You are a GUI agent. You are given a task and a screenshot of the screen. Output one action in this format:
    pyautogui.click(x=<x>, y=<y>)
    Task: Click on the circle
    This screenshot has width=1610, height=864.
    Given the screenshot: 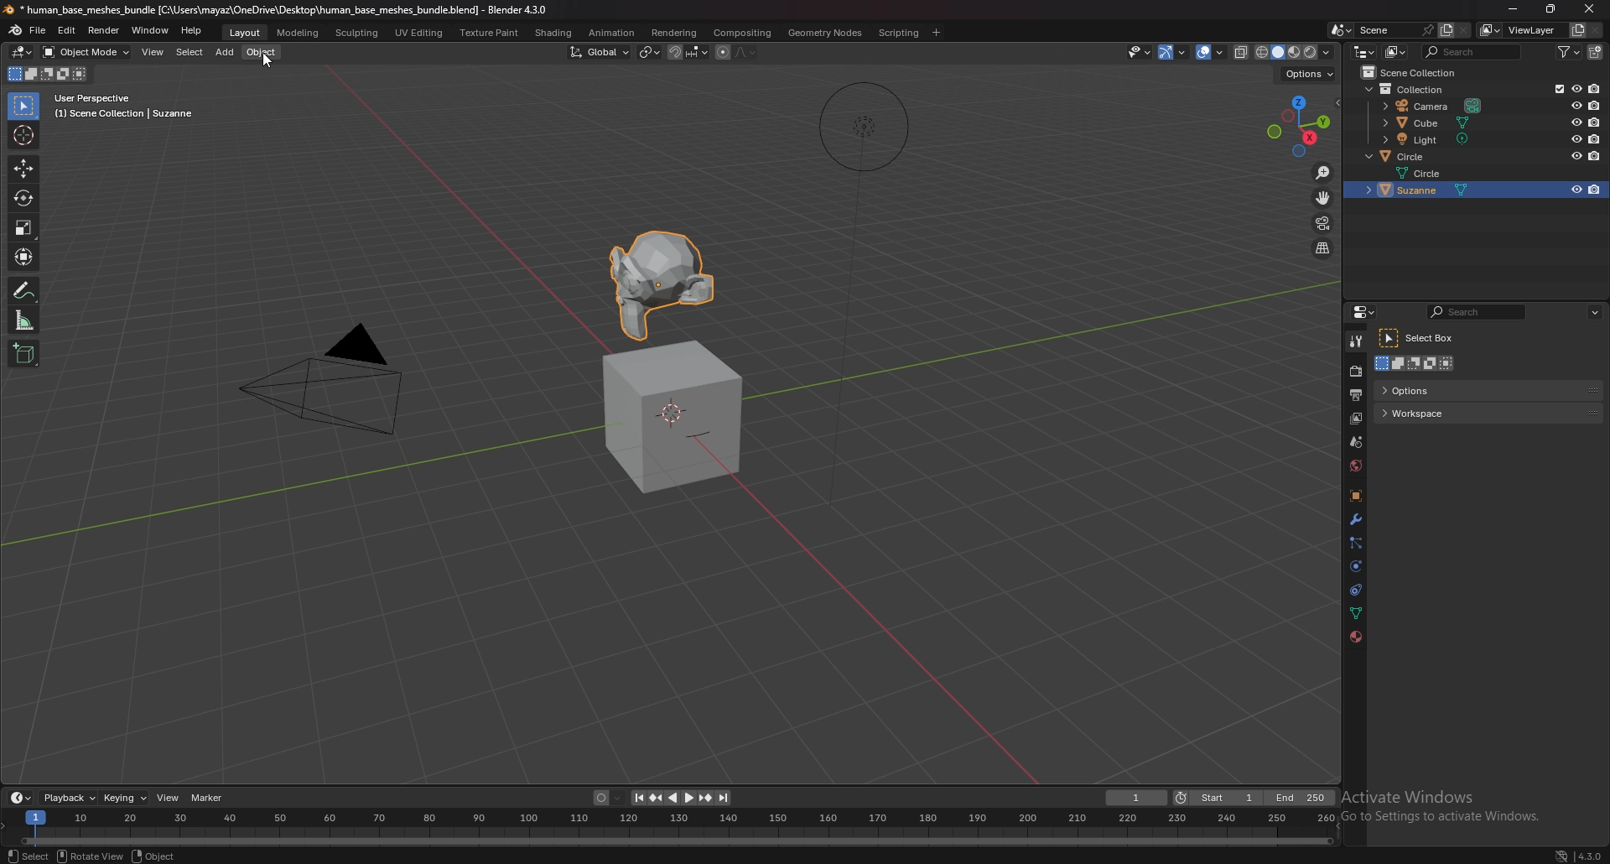 What is the action you would take?
    pyautogui.click(x=1407, y=156)
    